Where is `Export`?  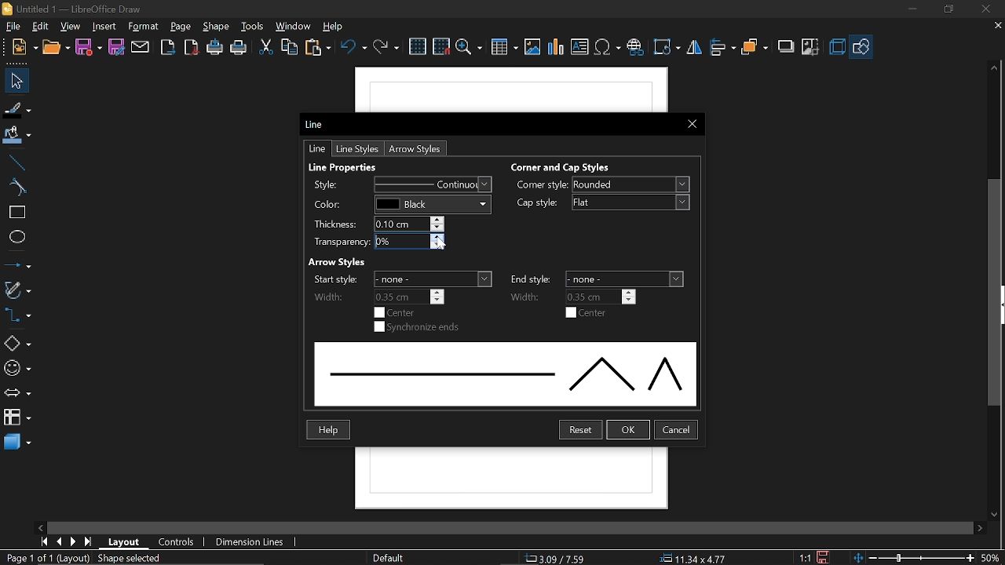 Export is located at coordinates (168, 47).